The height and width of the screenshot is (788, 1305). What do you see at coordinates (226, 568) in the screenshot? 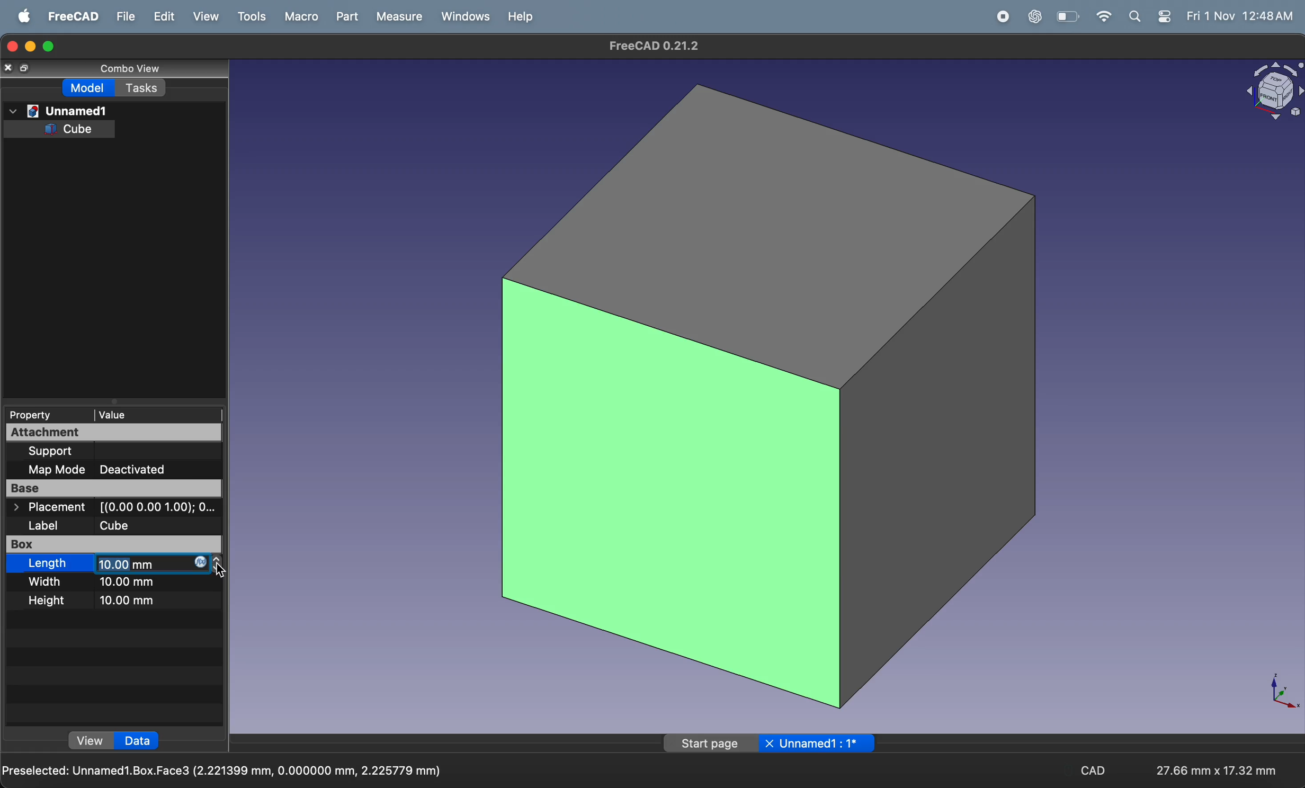
I see `cursor` at bounding box center [226, 568].